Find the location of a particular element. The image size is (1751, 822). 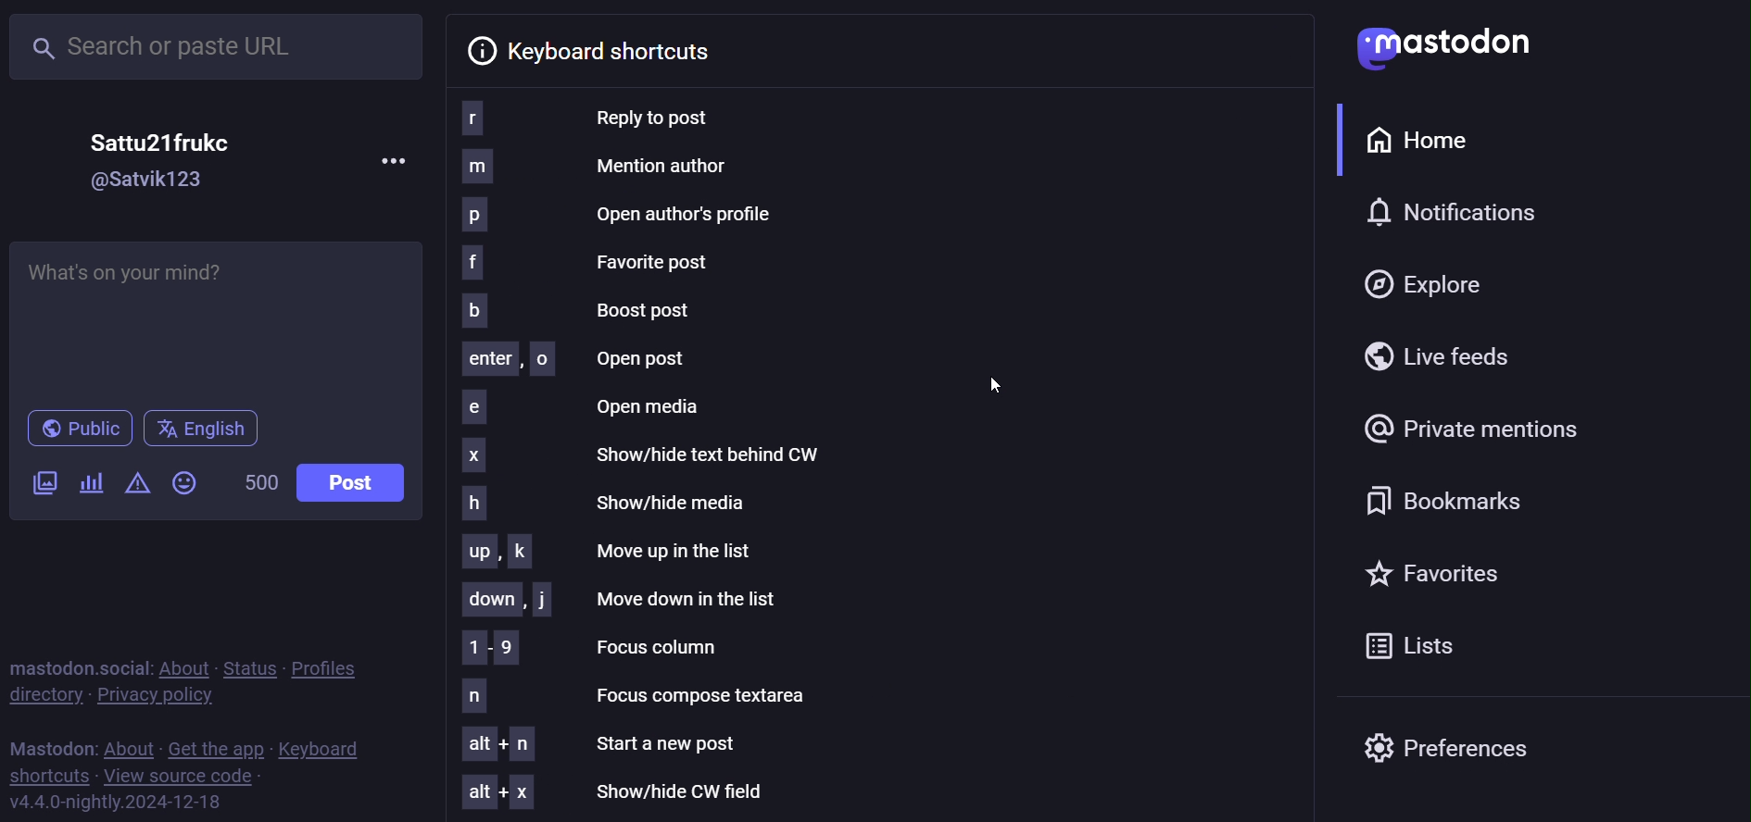

mastodon is located at coordinates (1438, 48).